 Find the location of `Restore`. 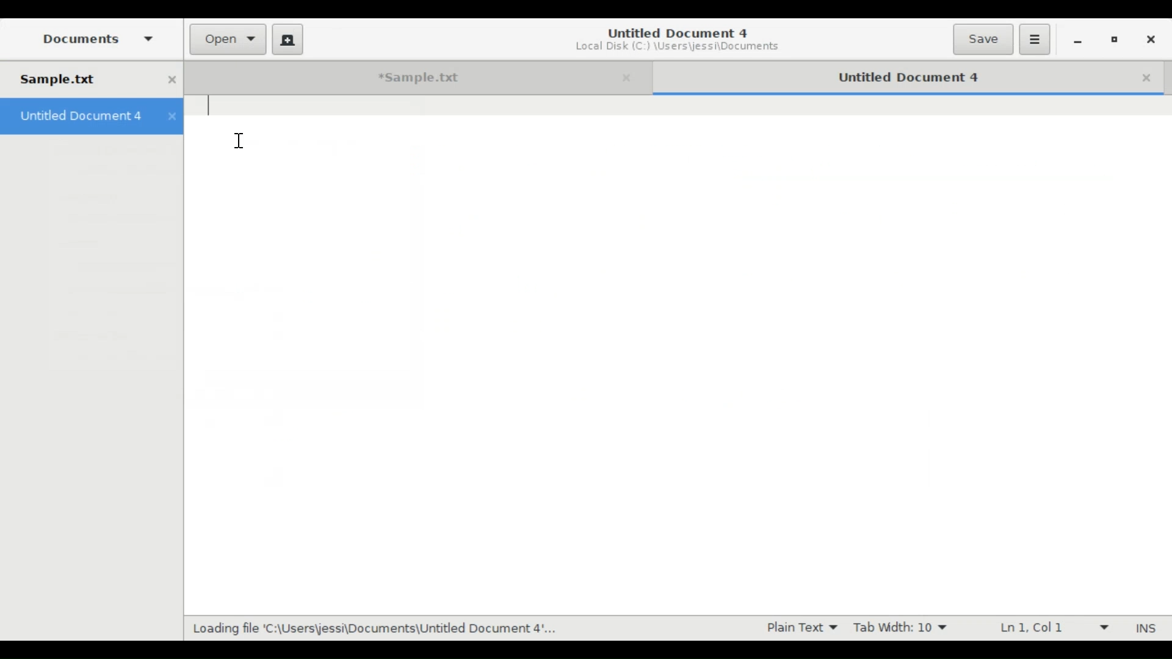

Restore is located at coordinates (1115, 39).